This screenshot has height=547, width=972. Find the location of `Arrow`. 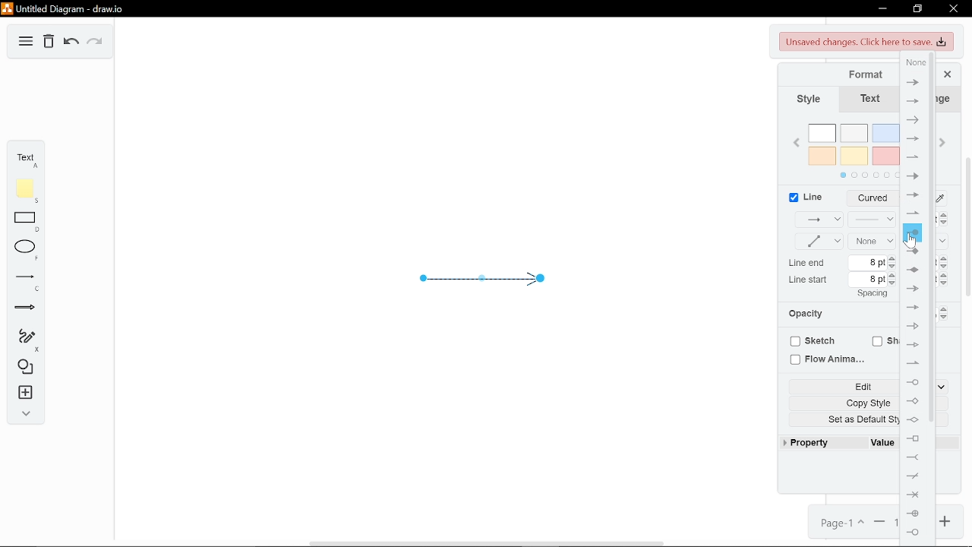

Arrow is located at coordinates (28, 311).